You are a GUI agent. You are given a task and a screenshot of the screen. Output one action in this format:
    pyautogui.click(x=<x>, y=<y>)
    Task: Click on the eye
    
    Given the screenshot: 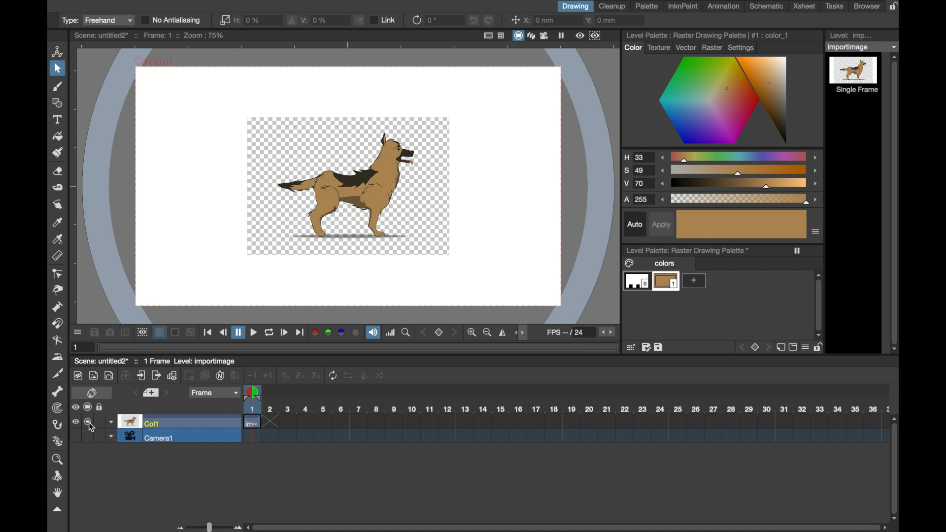 What is the action you would take?
    pyautogui.click(x=75, y=422)
    